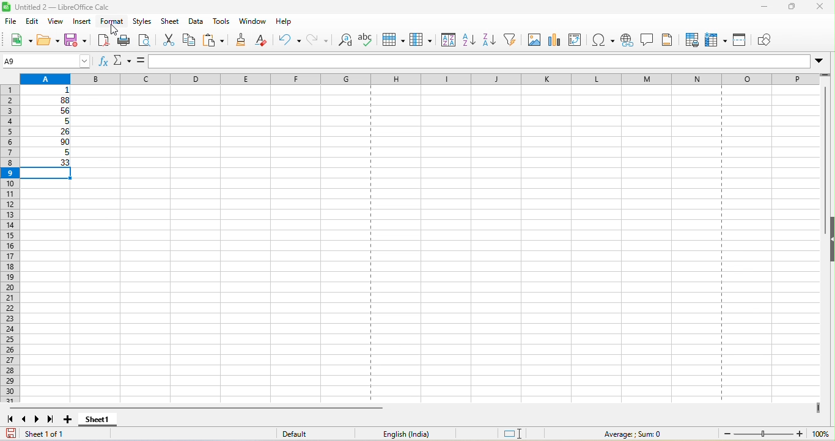 This screenshot has width=835, height=441. What do you see at coordinates (200, 409) in the screenshot?
I see `horizontal scroll bar` at bounding box center [200, 409].